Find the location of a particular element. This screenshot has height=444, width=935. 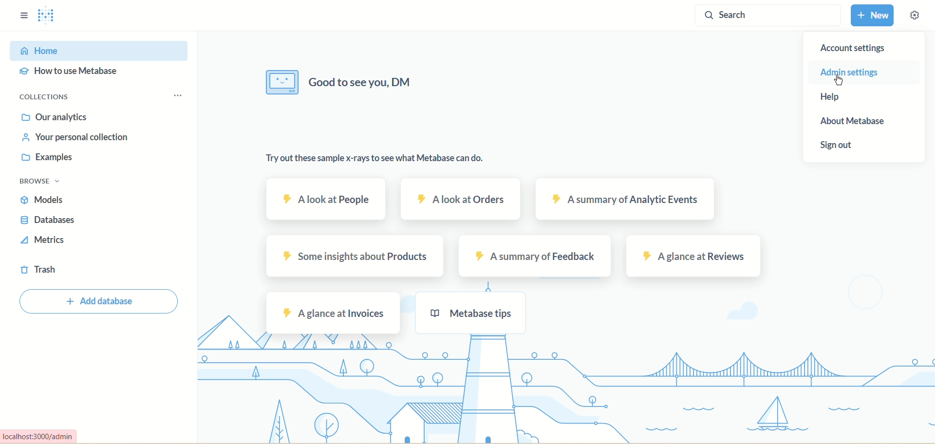

account settings is located at coordinates (852, 50).